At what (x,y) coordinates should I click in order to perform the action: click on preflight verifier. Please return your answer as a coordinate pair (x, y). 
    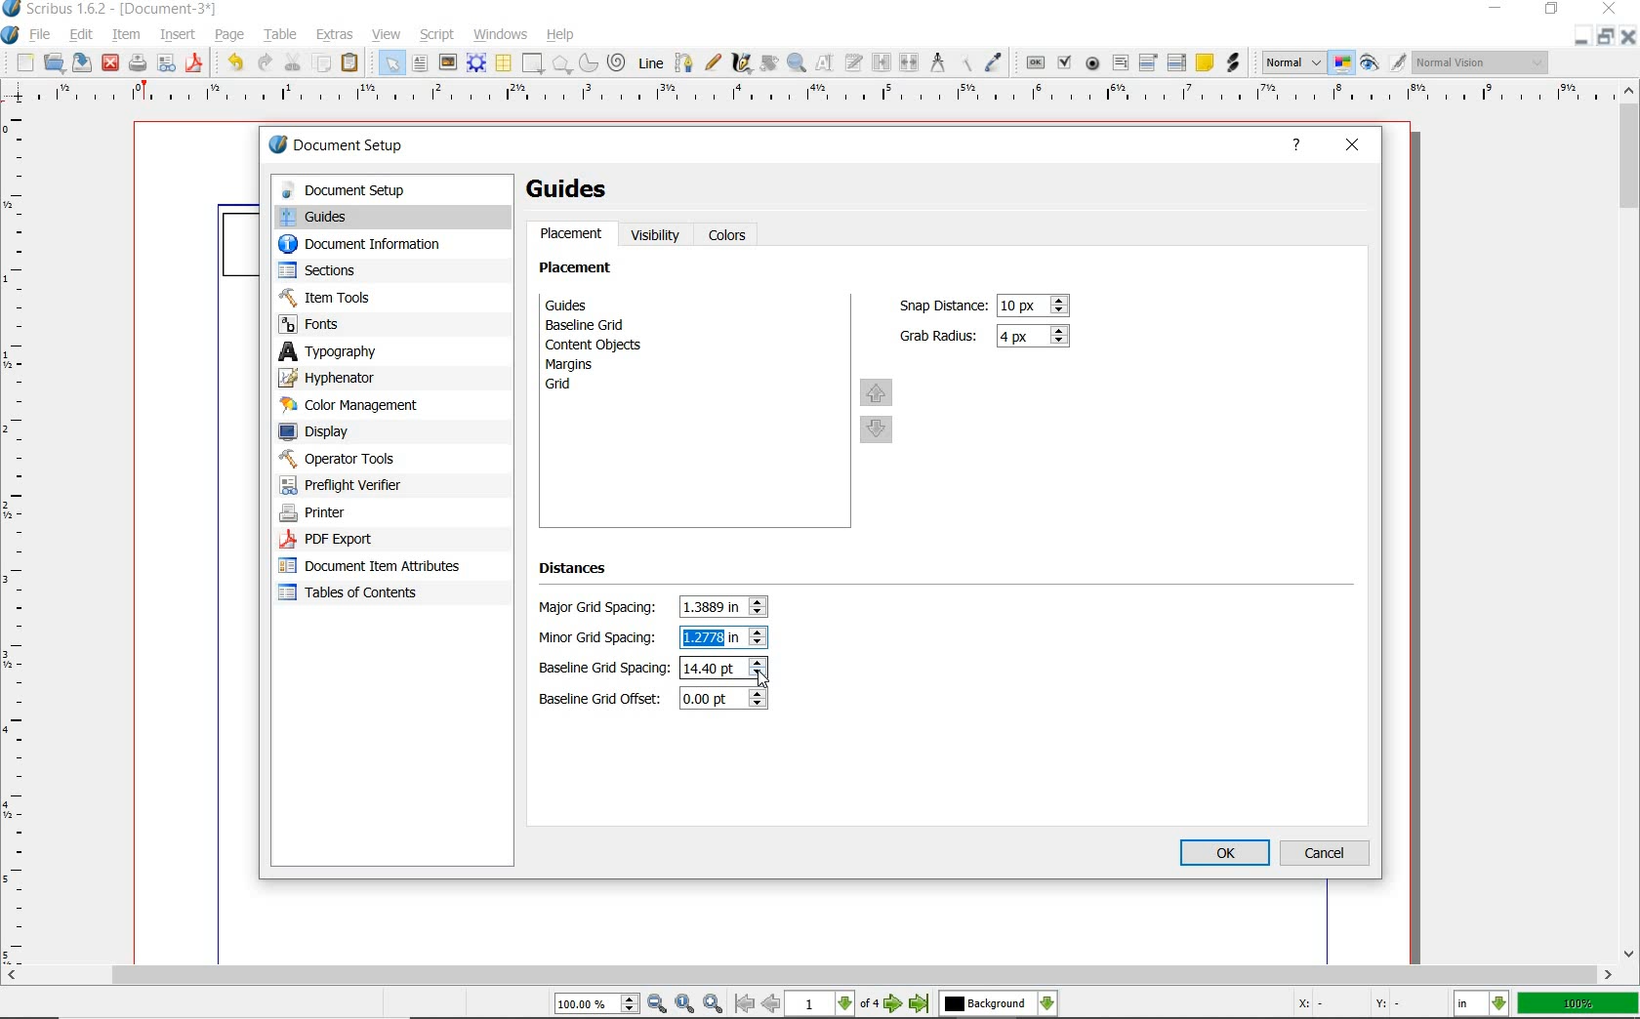
    Looking at the image, I should click on (362, 485).